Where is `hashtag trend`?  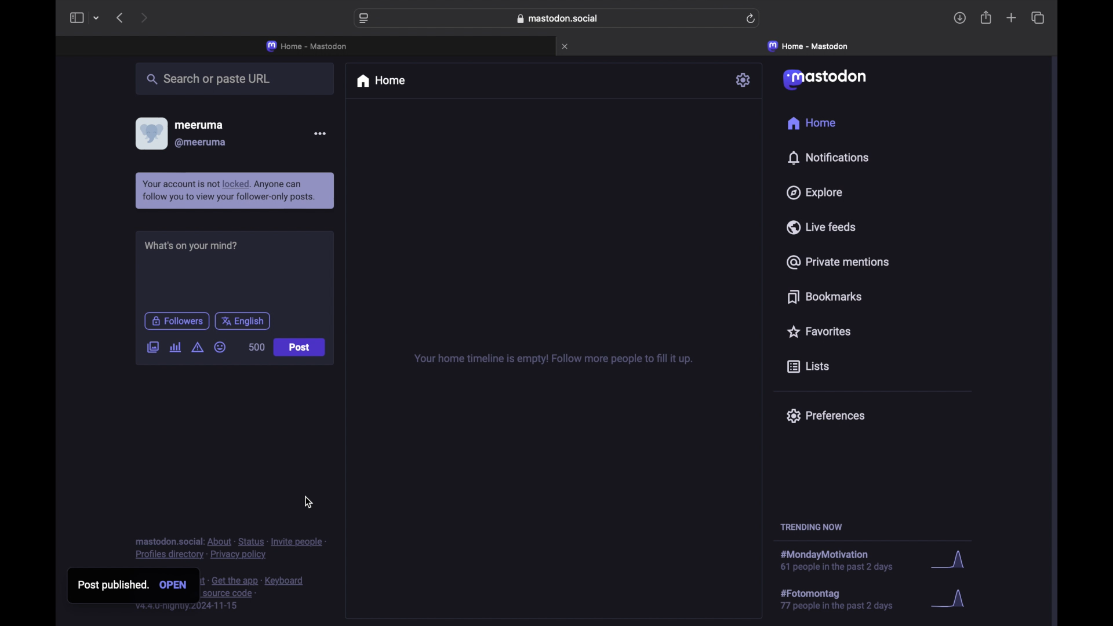 hashtag trend is located at coordinates (845, 600).